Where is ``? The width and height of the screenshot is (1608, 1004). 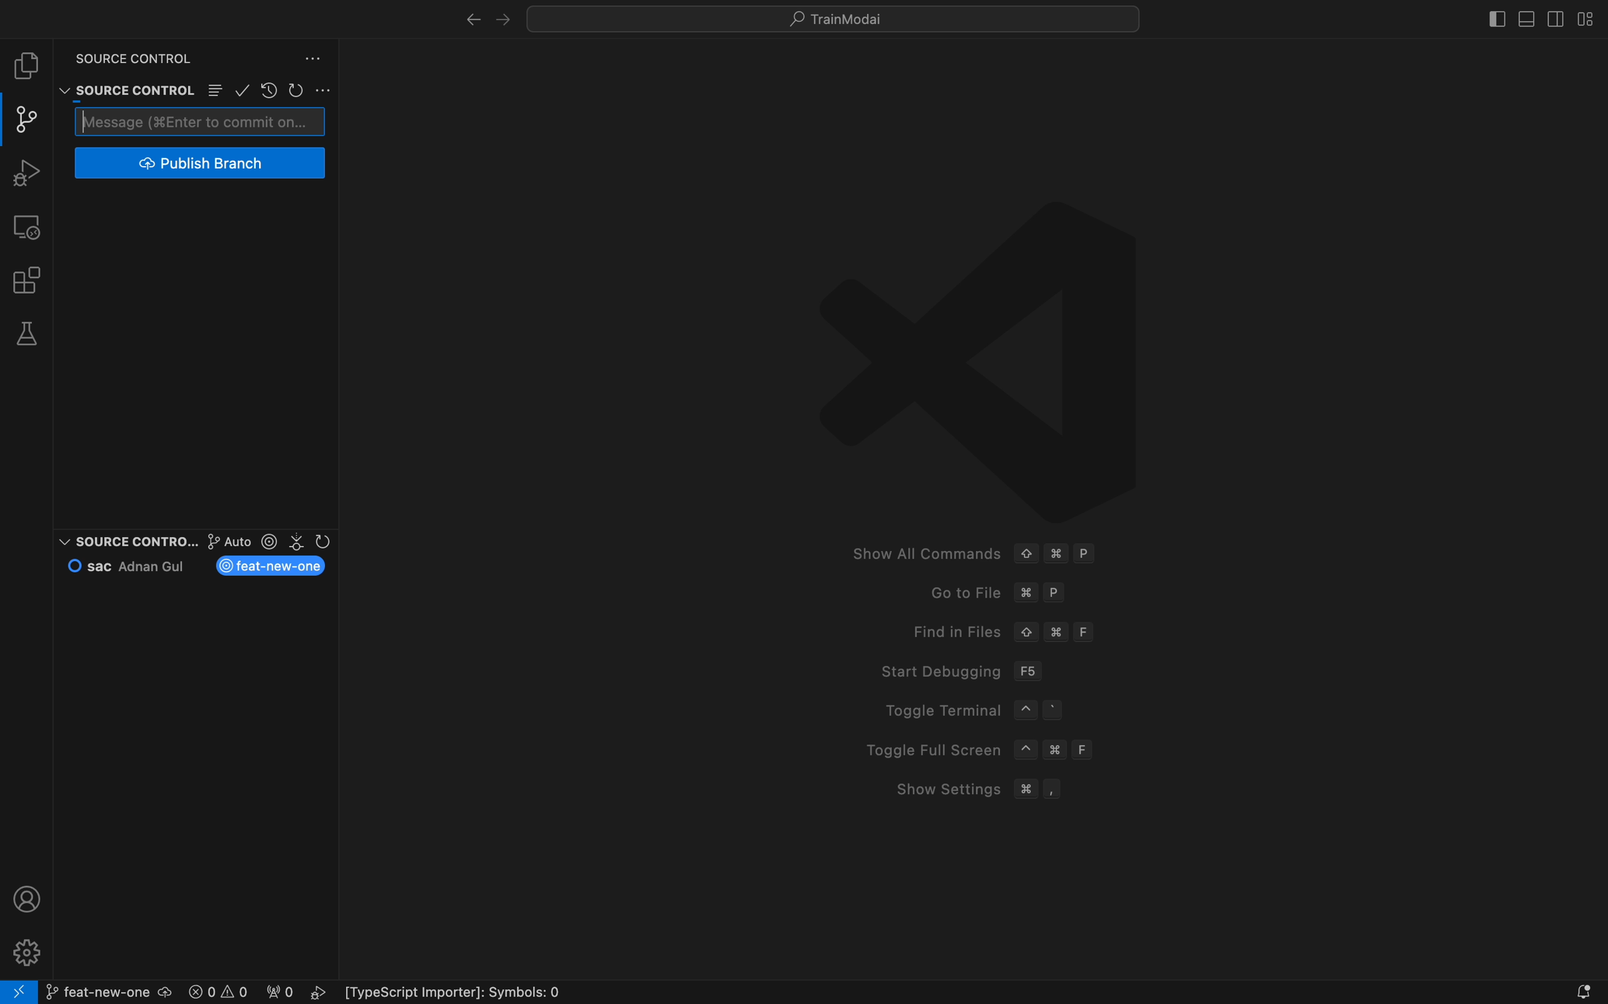
 is located at coordinates (215, 91).